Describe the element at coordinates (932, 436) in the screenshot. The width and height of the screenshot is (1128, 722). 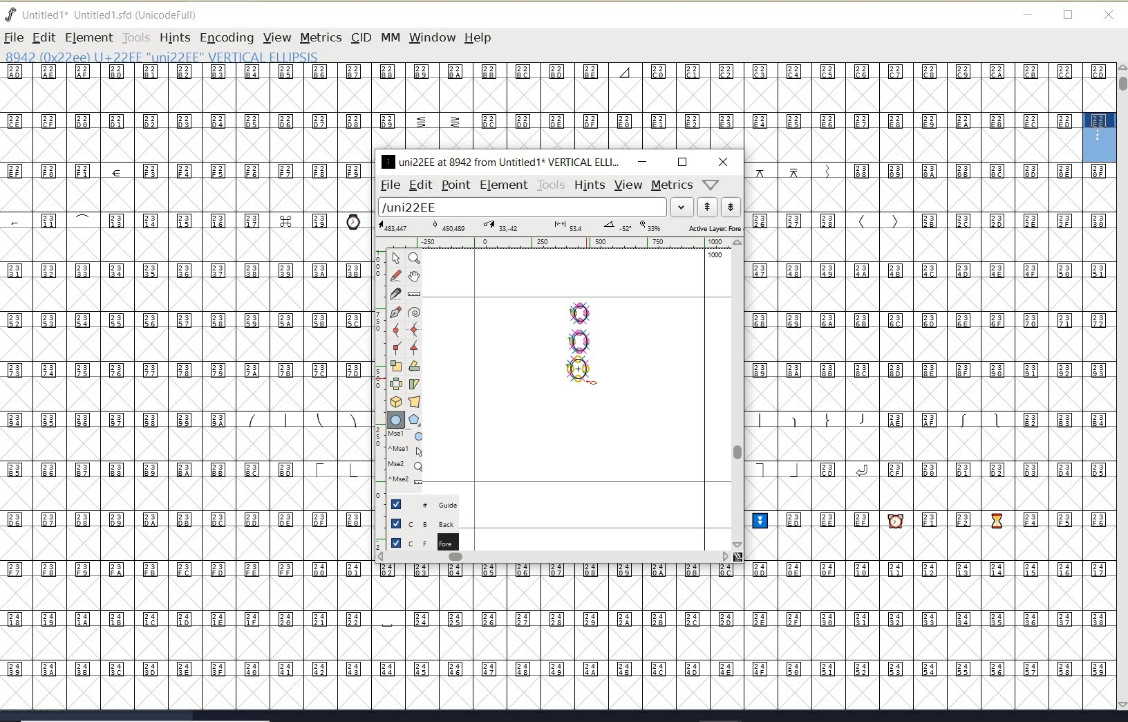
I see `GLYPHY CHARACTERS & NUMBERS` at that location.